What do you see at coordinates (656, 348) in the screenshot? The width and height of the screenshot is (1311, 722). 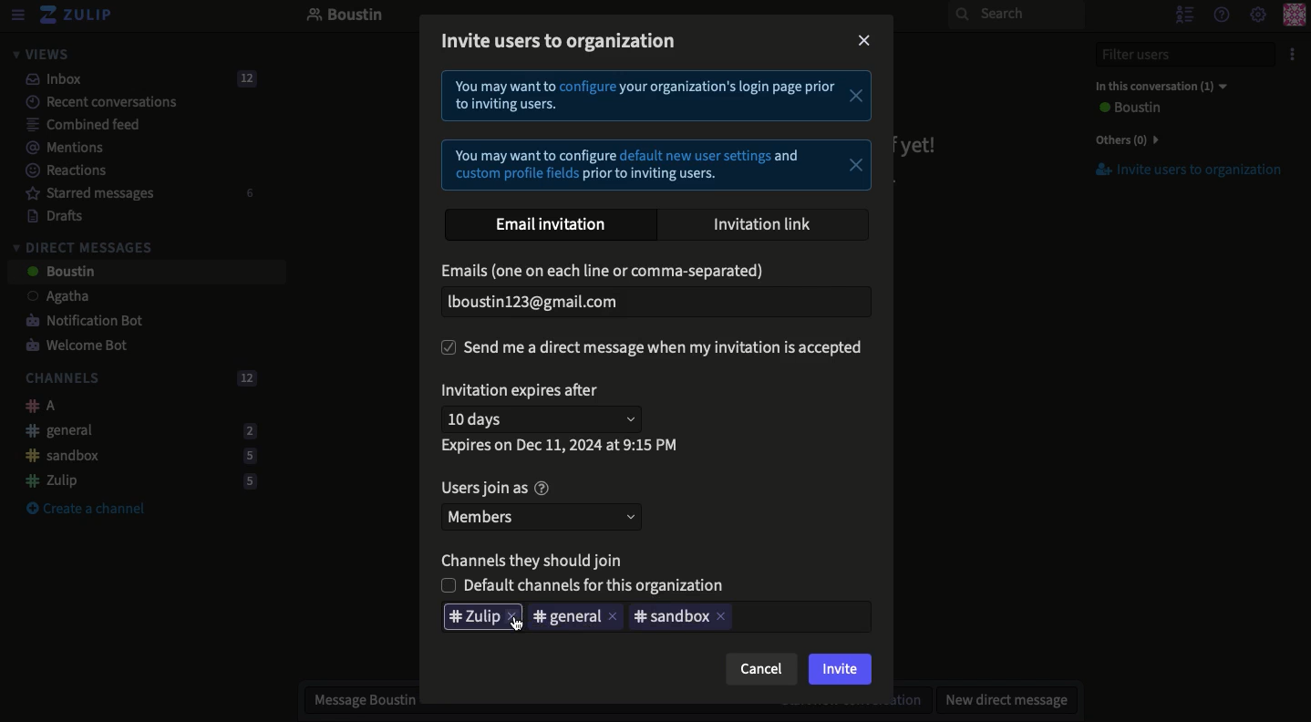 I see `Send DM when invitation is accepted` at bounding box center [656, 348].